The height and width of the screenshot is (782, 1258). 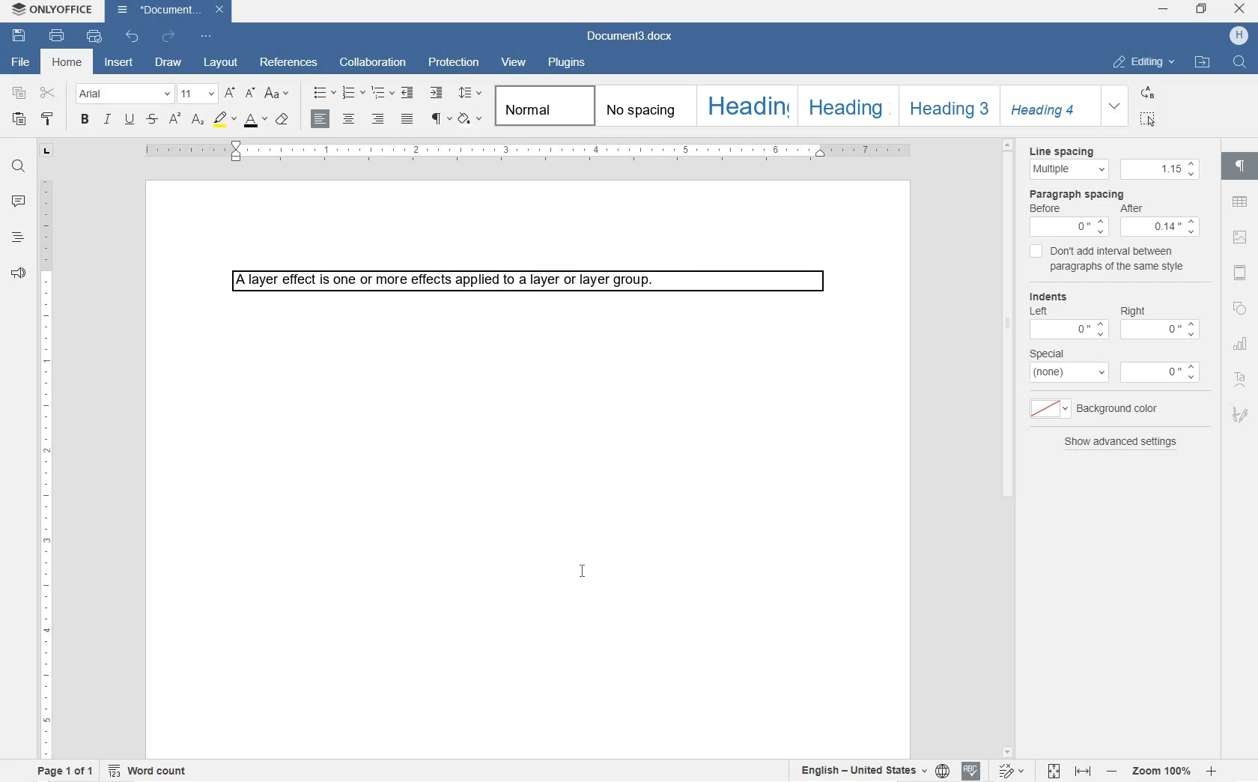 I want to click on HEADING 2, so click(x=847, y=106).